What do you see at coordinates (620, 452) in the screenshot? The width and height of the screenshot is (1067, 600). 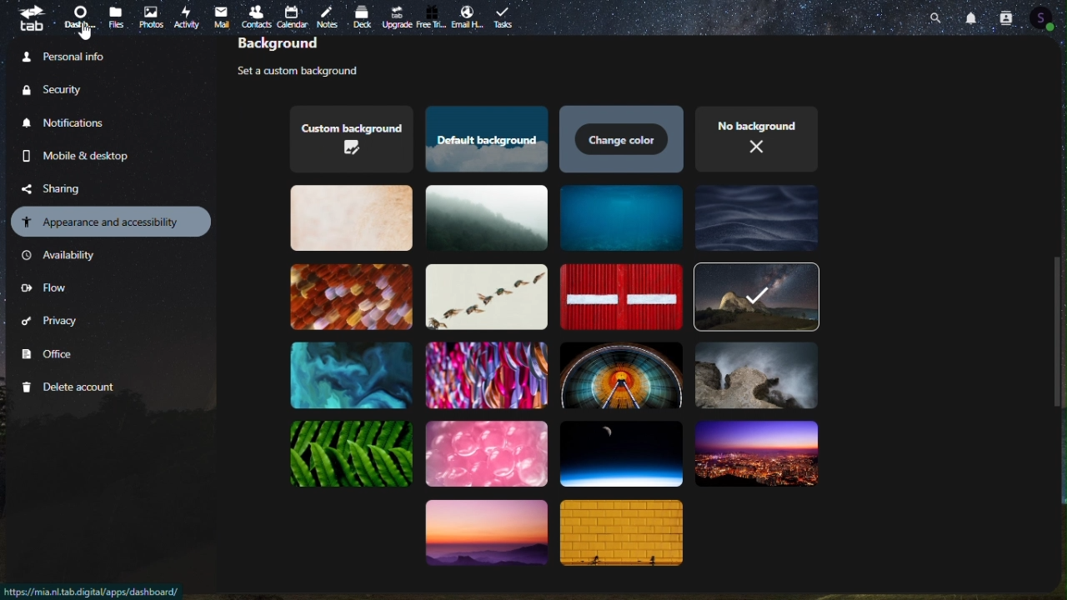 I see `Themes` at bounding box center [620, 452].